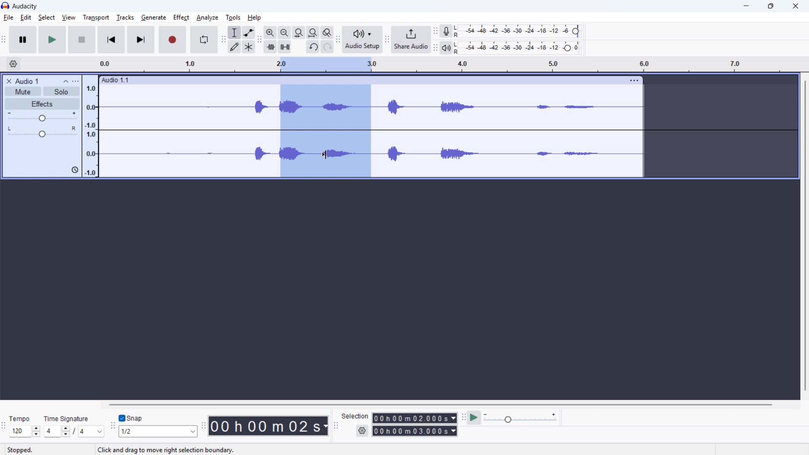 Image resolution: width=809 pixels, height=455 pixels. What do you see at coordinates (387, 40) in the screenshot?
I see `Share audio toolbar` at bounding box center [387, 40].